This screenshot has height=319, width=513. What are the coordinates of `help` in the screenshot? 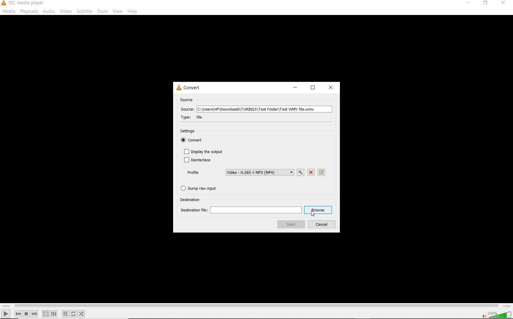 It's located at (133, 12).